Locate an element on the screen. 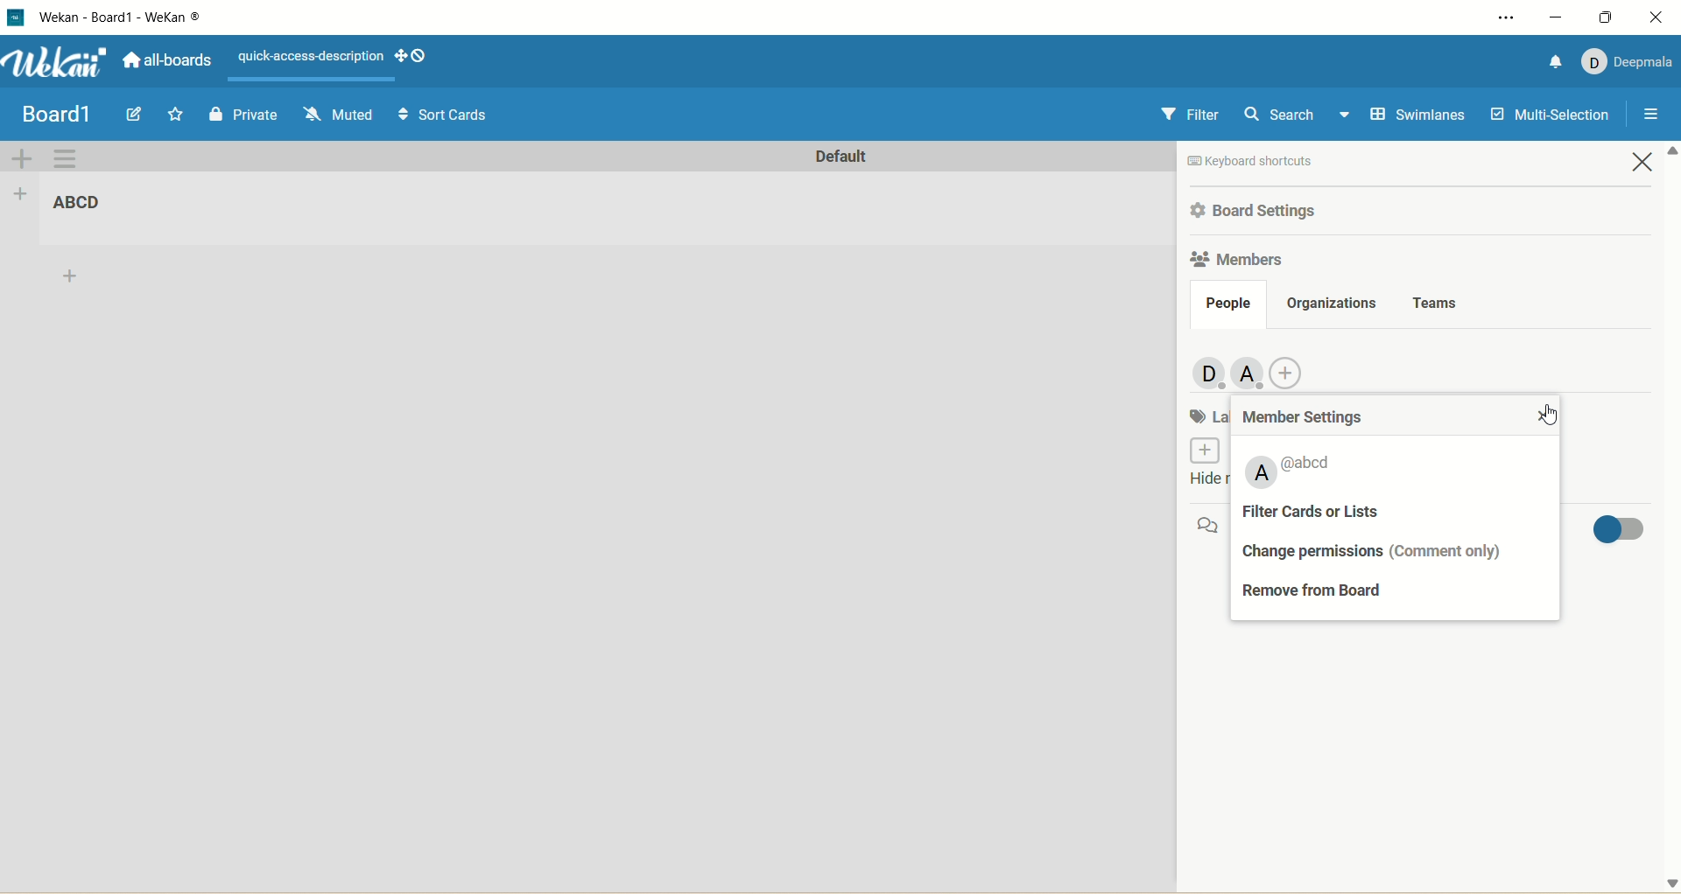 Image resolution: width=1681 pixels, height=894 pixels. comment is located at coordinates (1206, 526).